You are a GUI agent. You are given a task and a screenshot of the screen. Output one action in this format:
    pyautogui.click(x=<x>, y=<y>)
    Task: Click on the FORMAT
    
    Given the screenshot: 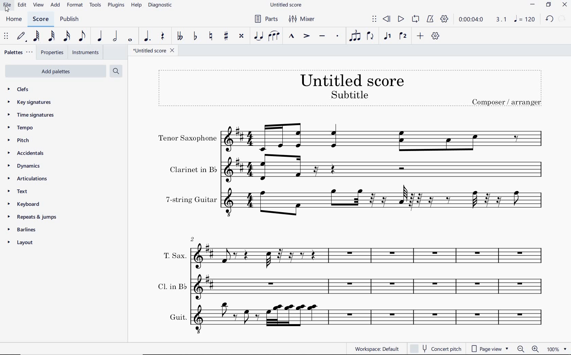 What is the action you would take?
    pyautogui.click(x=75, y=5)
    